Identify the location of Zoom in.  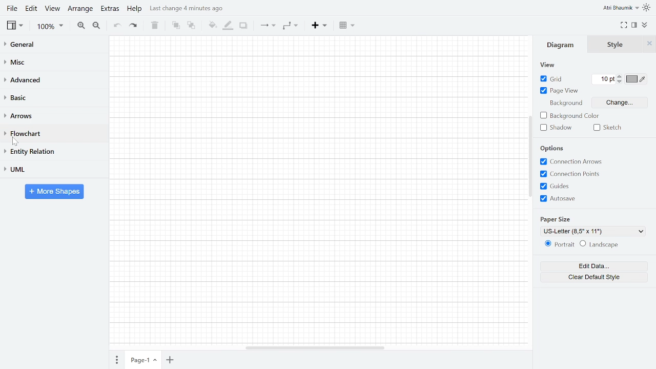
(81, 26).